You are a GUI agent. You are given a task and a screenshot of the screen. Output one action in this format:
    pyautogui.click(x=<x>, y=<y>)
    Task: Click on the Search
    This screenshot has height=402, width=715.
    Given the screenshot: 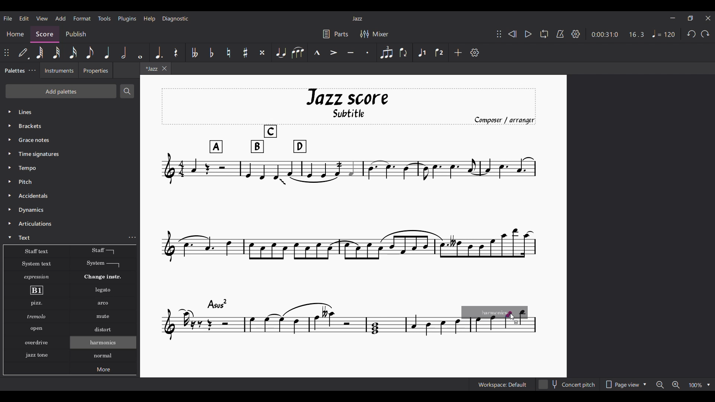 What is the action you would take?
    pyautogui.click(x=128, y=91)
    